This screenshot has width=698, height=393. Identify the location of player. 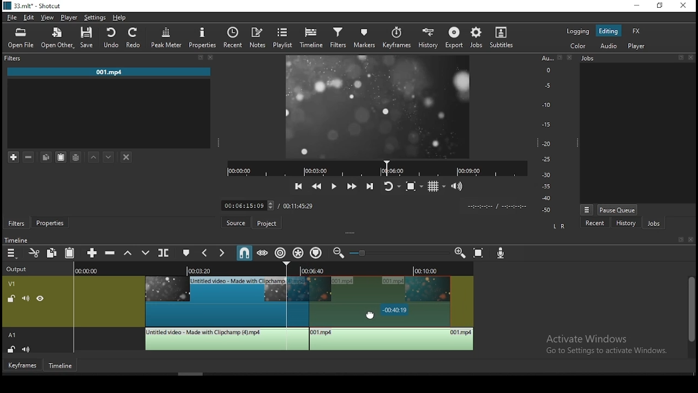
(637, 46).